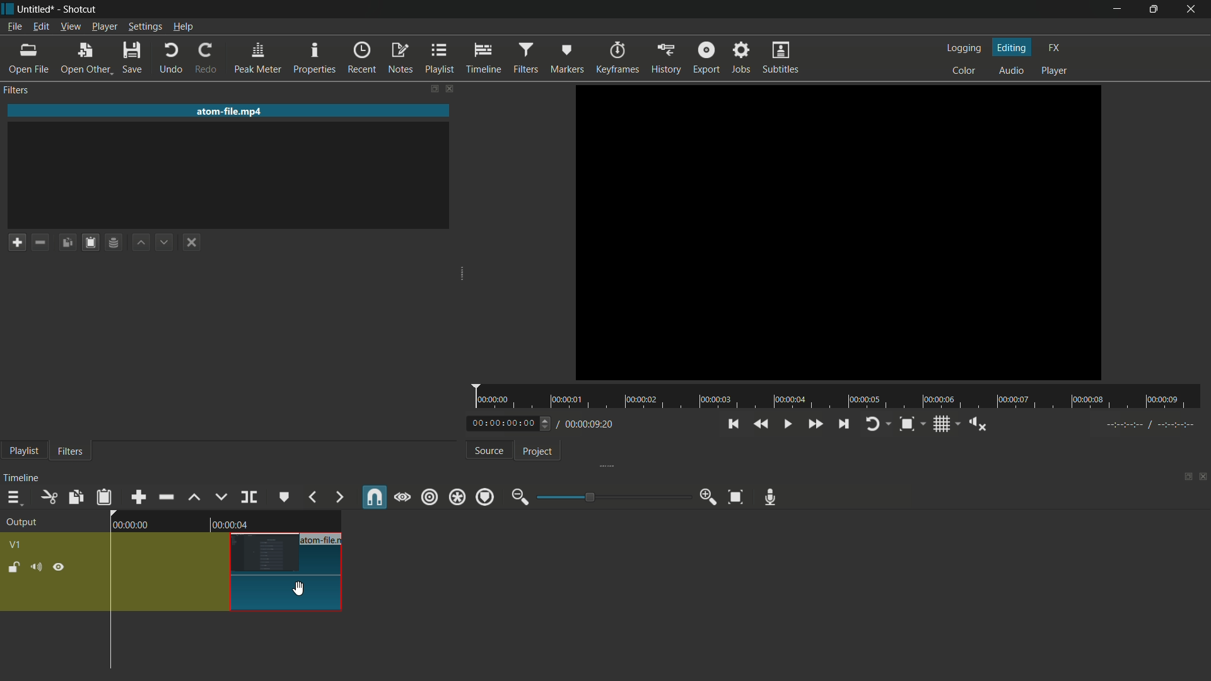 The image size is (1211, 681). Describe the element at coordinates (706, 59) in the screenshot. I see `export` at that location.